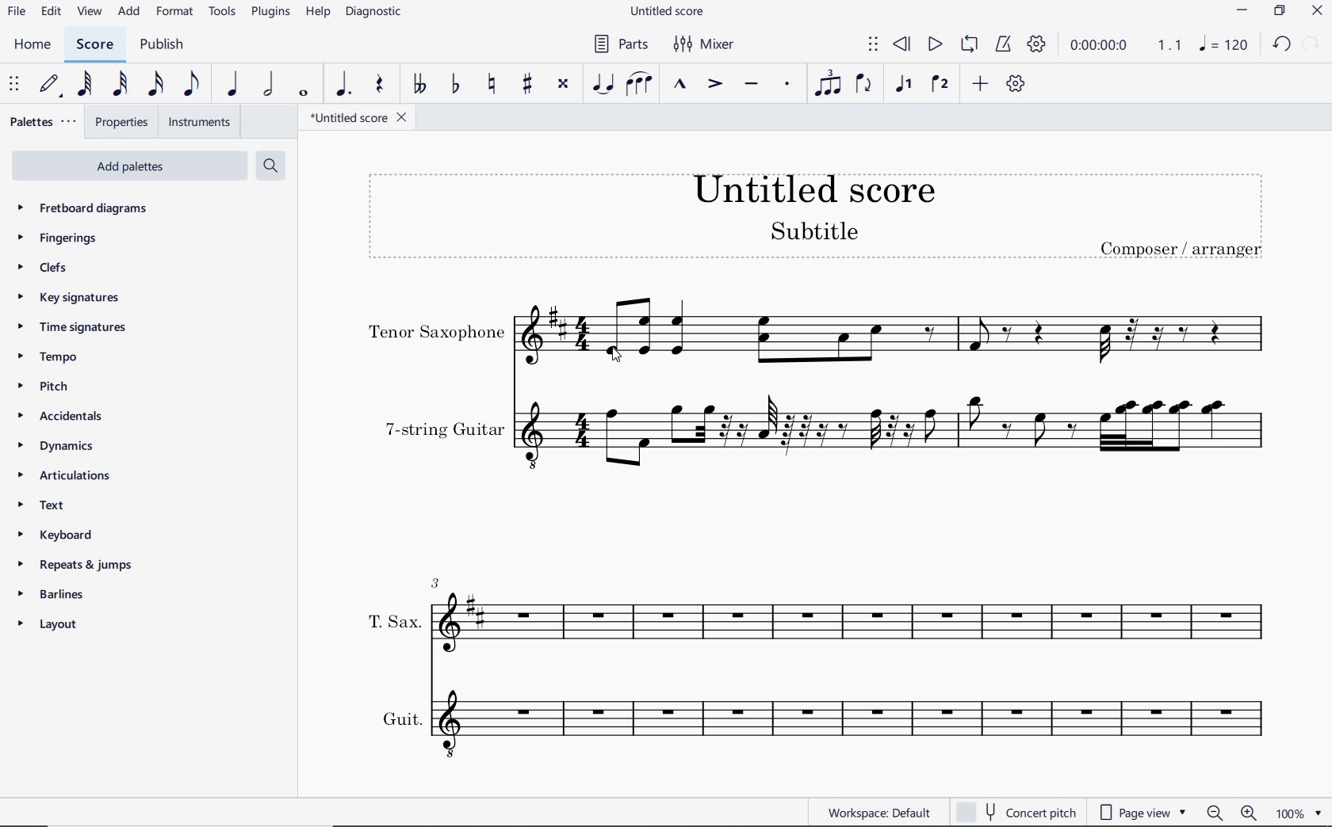  Describe the element at coordinates (1282, 12) in the screenshot. I see `RESTORE DOWN` at that location.